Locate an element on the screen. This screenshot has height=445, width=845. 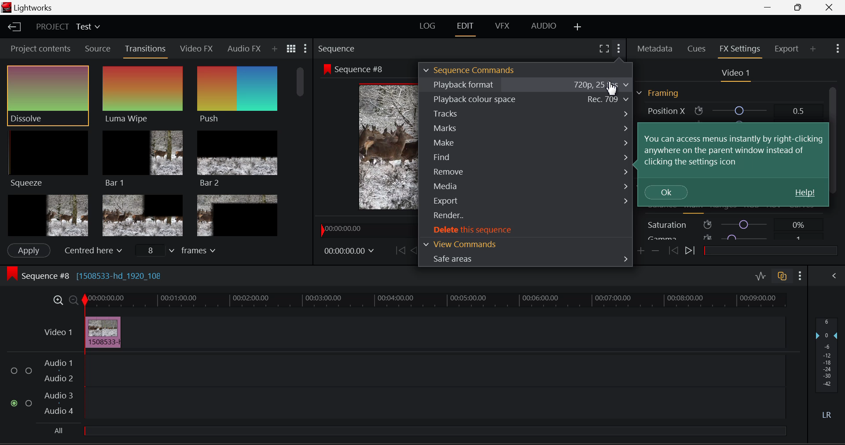
Squeeze is located at coordinates (48, 158).